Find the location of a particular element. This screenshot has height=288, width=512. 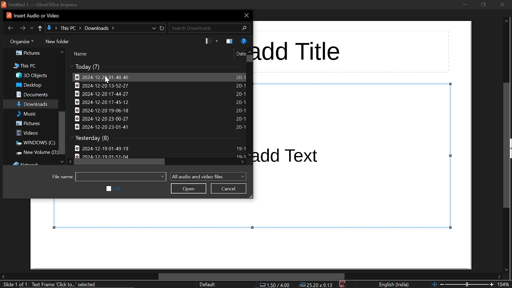

vretical scrollbar is located at coordinates (62, 133).